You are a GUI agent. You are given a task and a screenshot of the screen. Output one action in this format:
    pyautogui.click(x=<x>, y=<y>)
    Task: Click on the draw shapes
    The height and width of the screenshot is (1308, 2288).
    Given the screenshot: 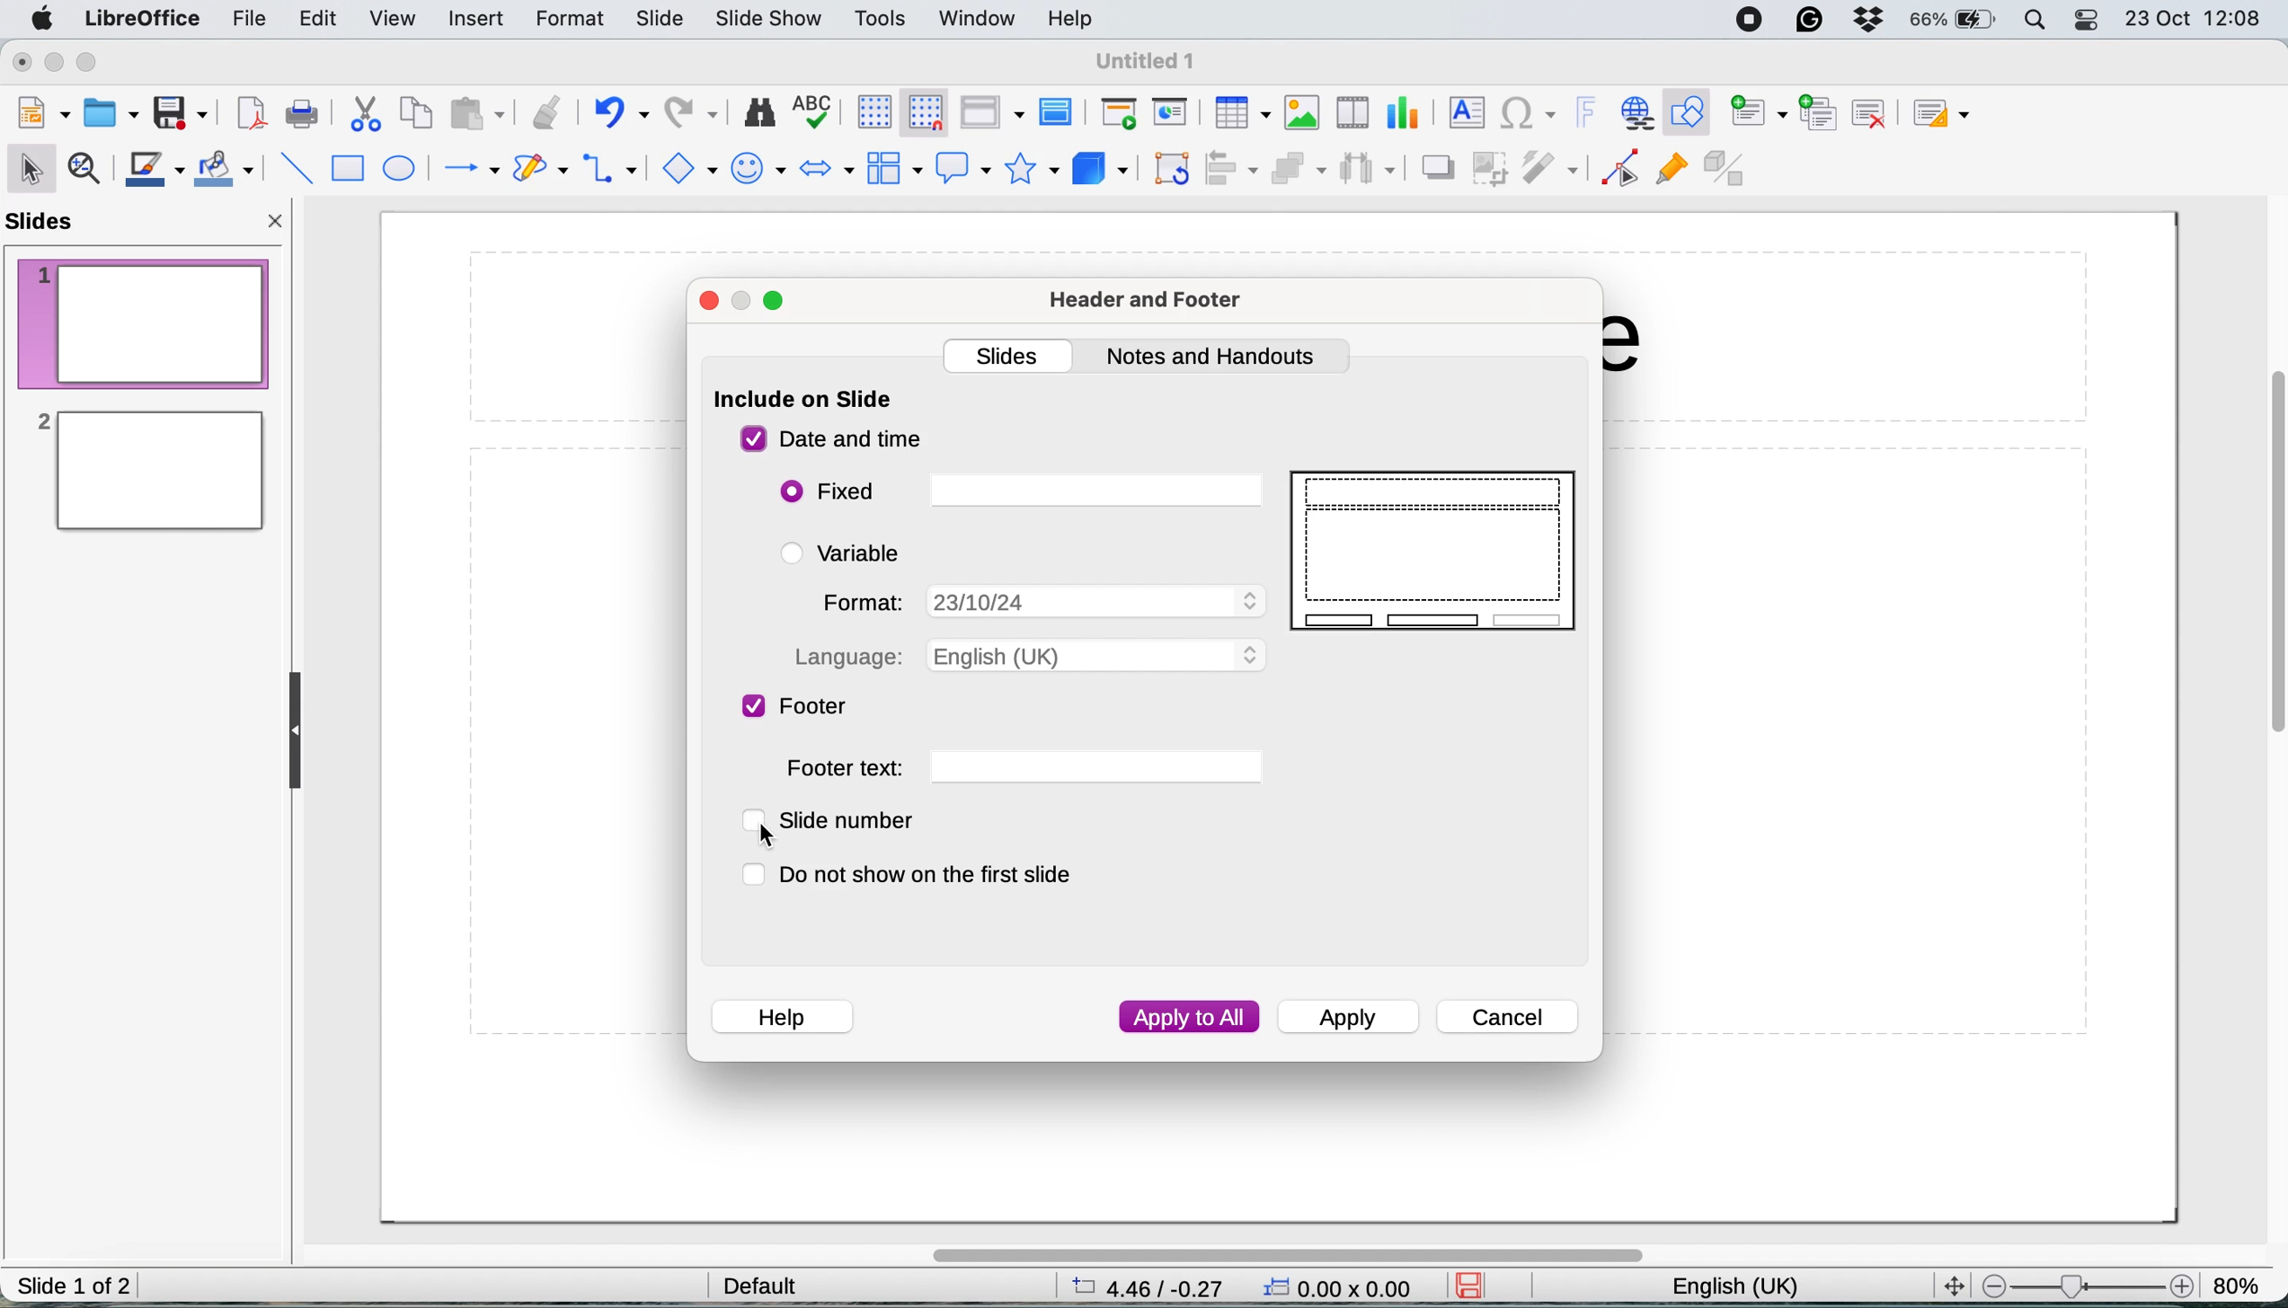 What is the action you would take?
    pyautogui.click(x=540, y=170)
    